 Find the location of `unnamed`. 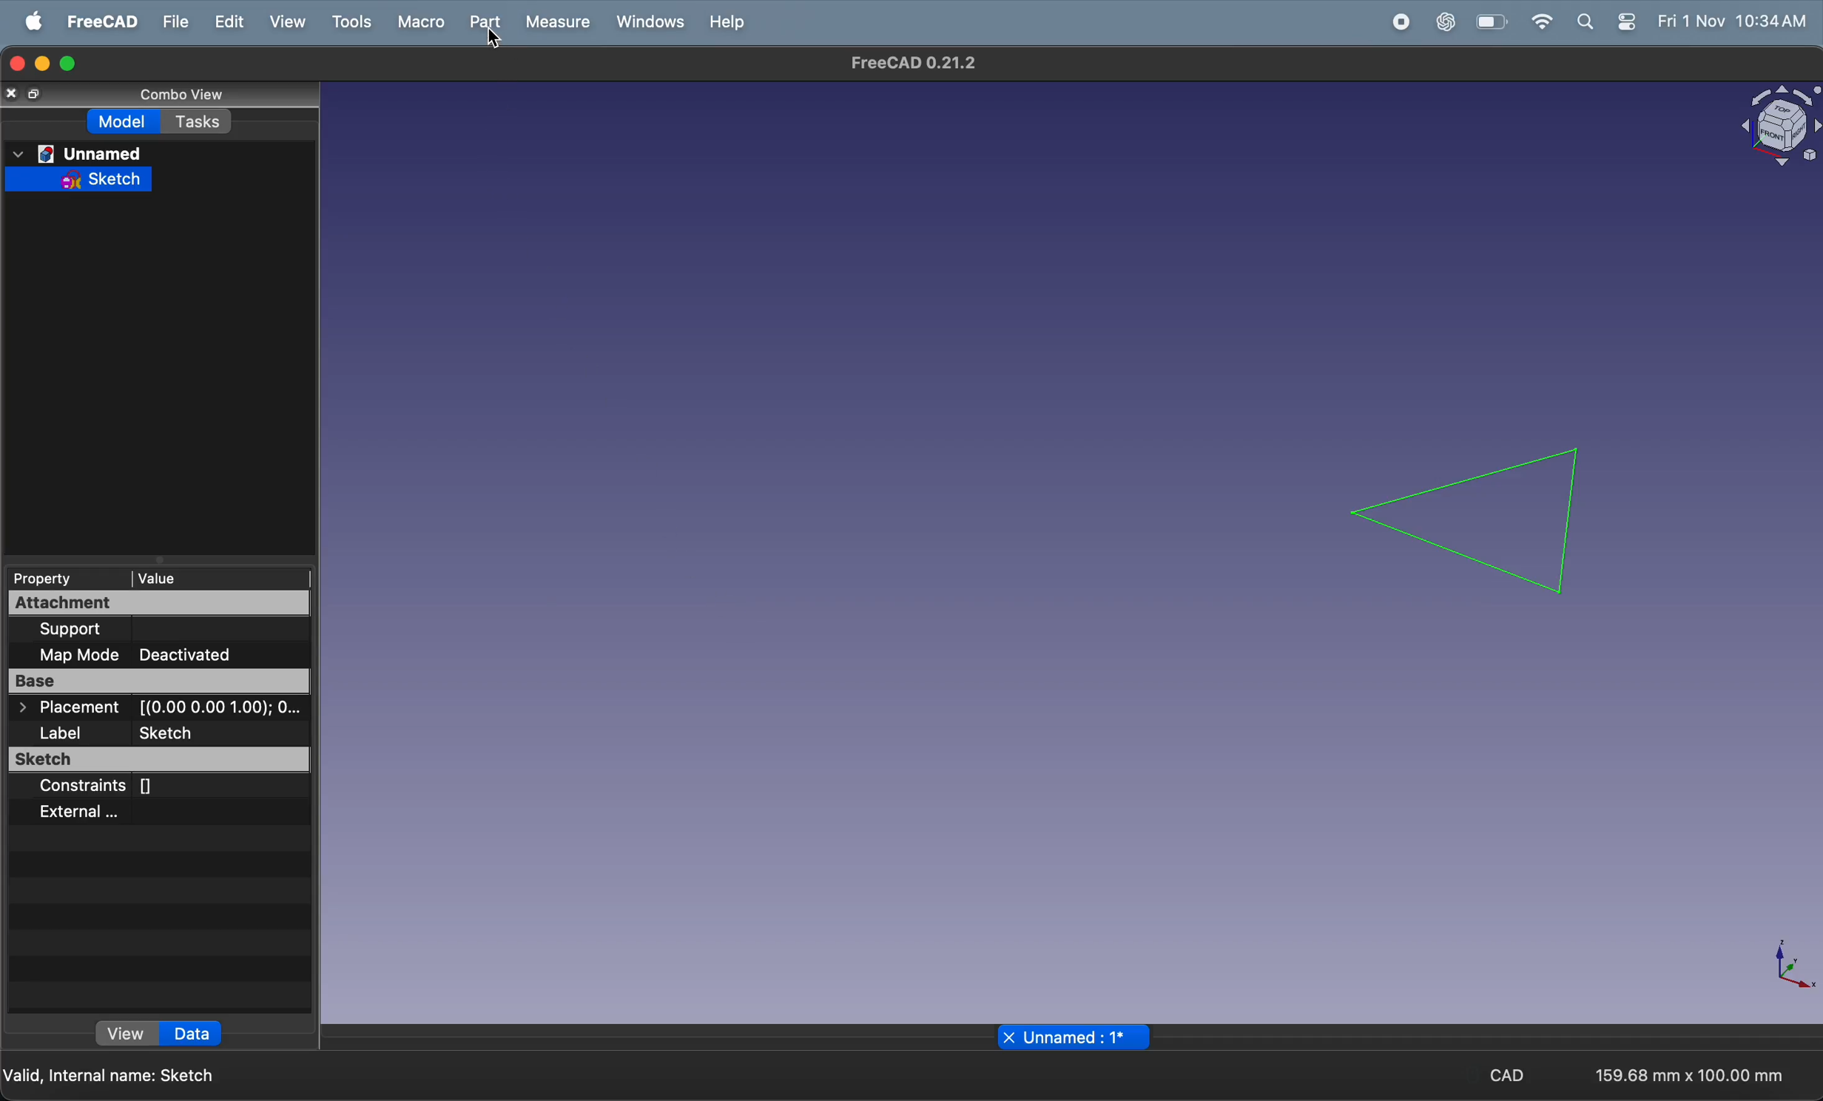

unnamed is located at coordinates (79, 152).